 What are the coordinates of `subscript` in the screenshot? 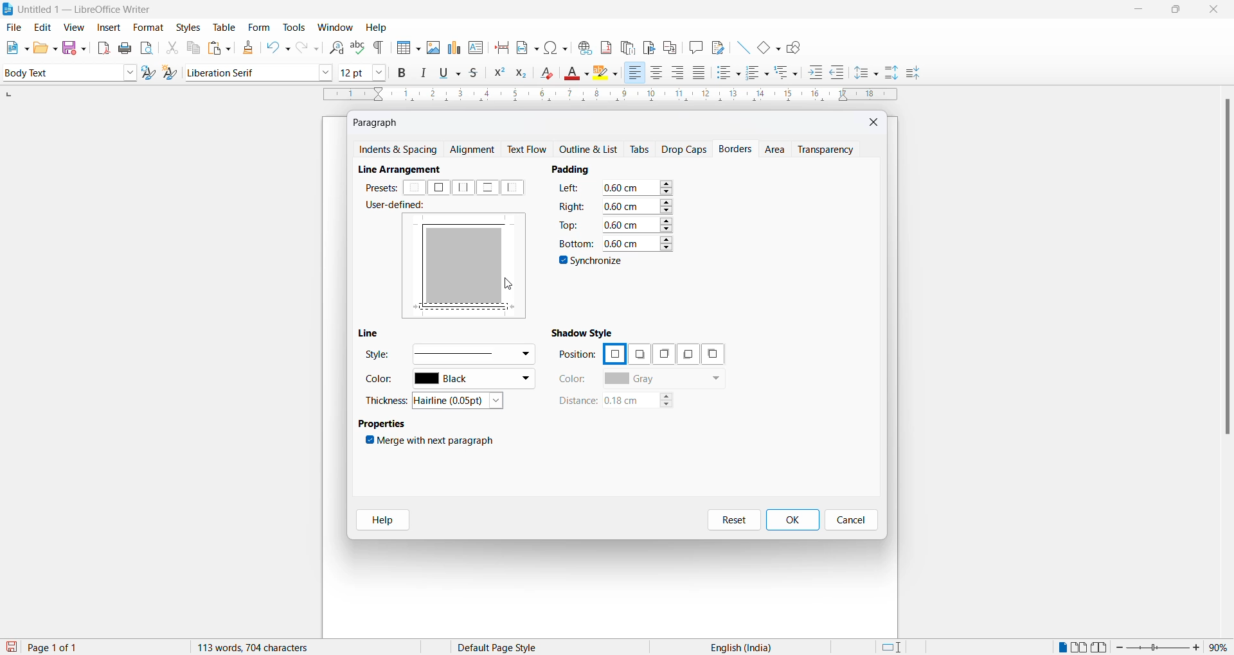 It's located at (525, 74).